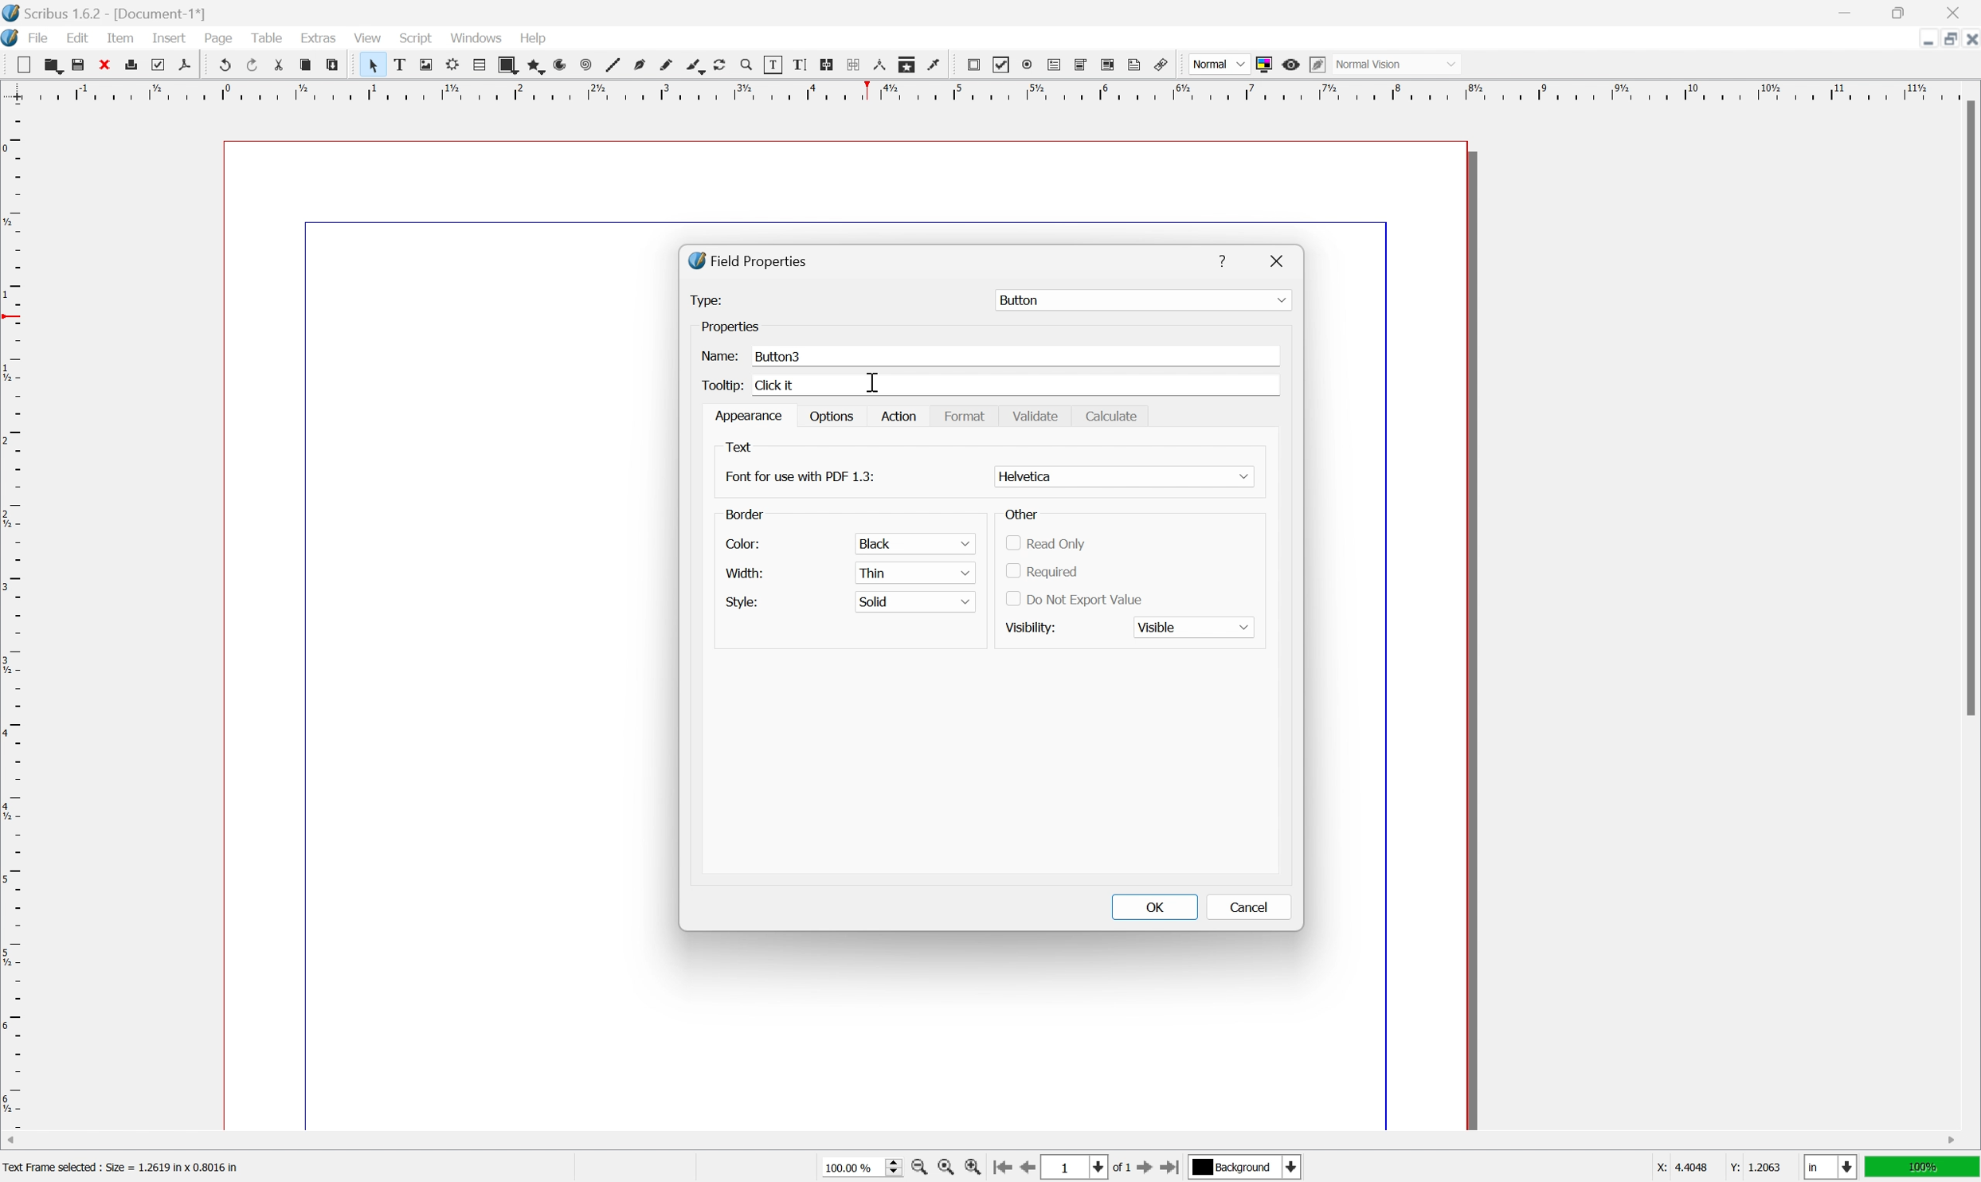  What do you see at coordinates (80, 38) in the screenshot?
I see `edit` at bounding box center [80, 38].